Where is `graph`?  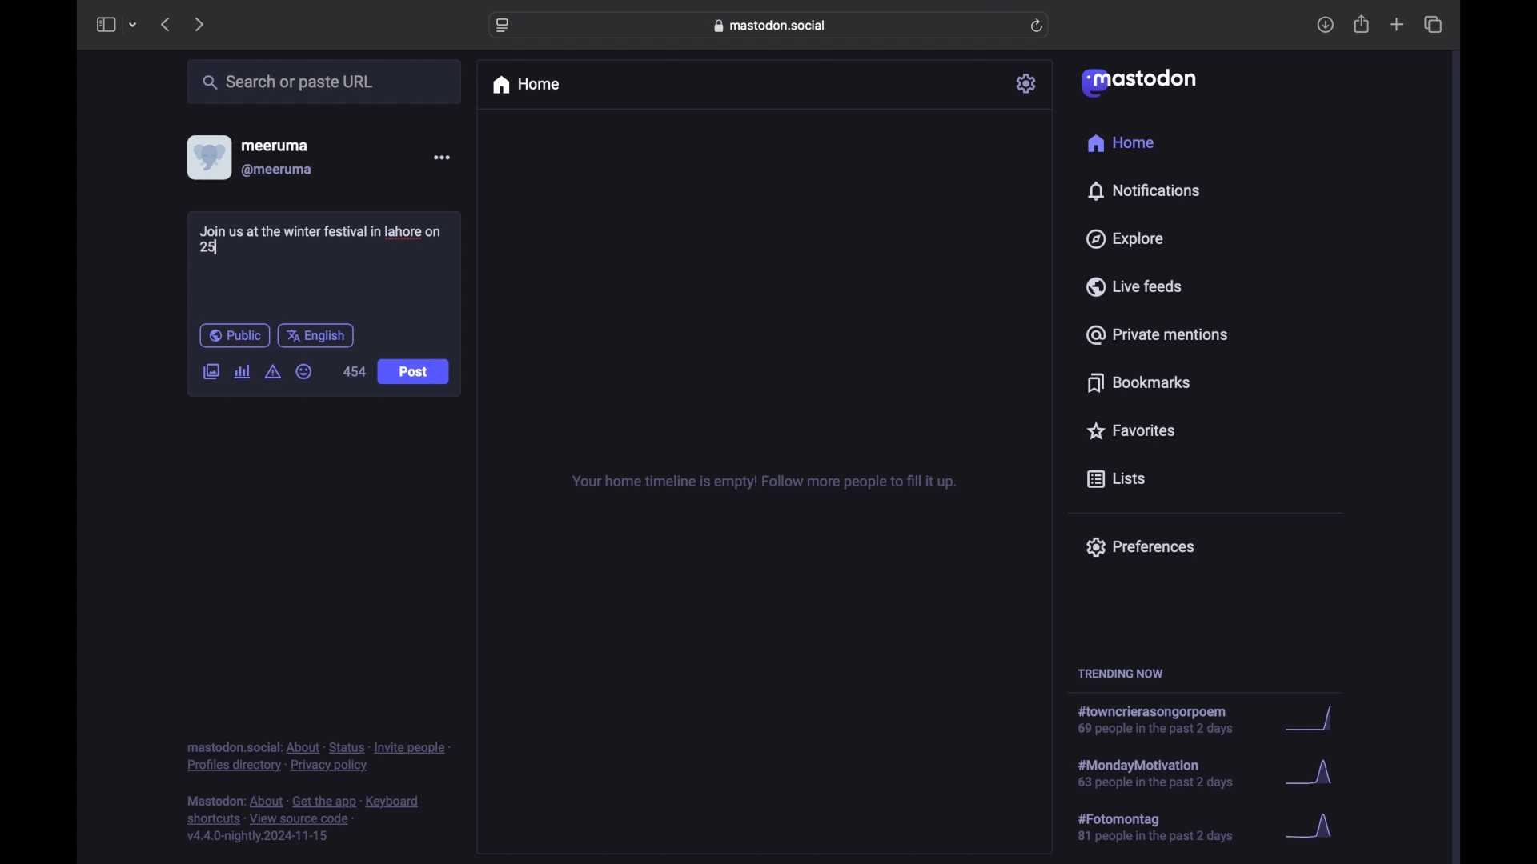 graph is located at coordinates (1314, 827).